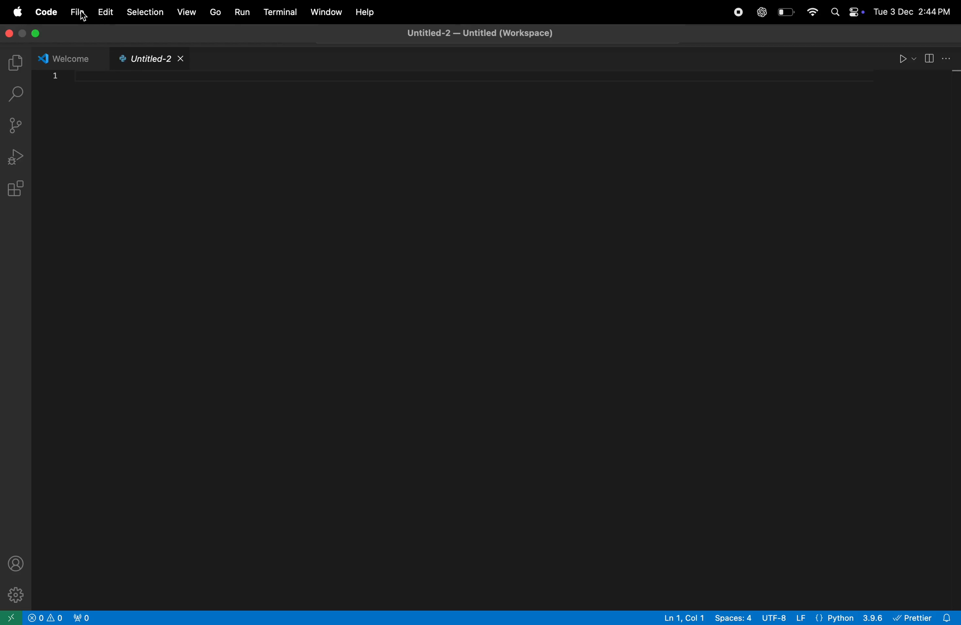 This screenshot has width=961, height=625. What do you see at coordinates (147, 59) in the screenshot?
I see `python file` at bounding box center [147, 59].